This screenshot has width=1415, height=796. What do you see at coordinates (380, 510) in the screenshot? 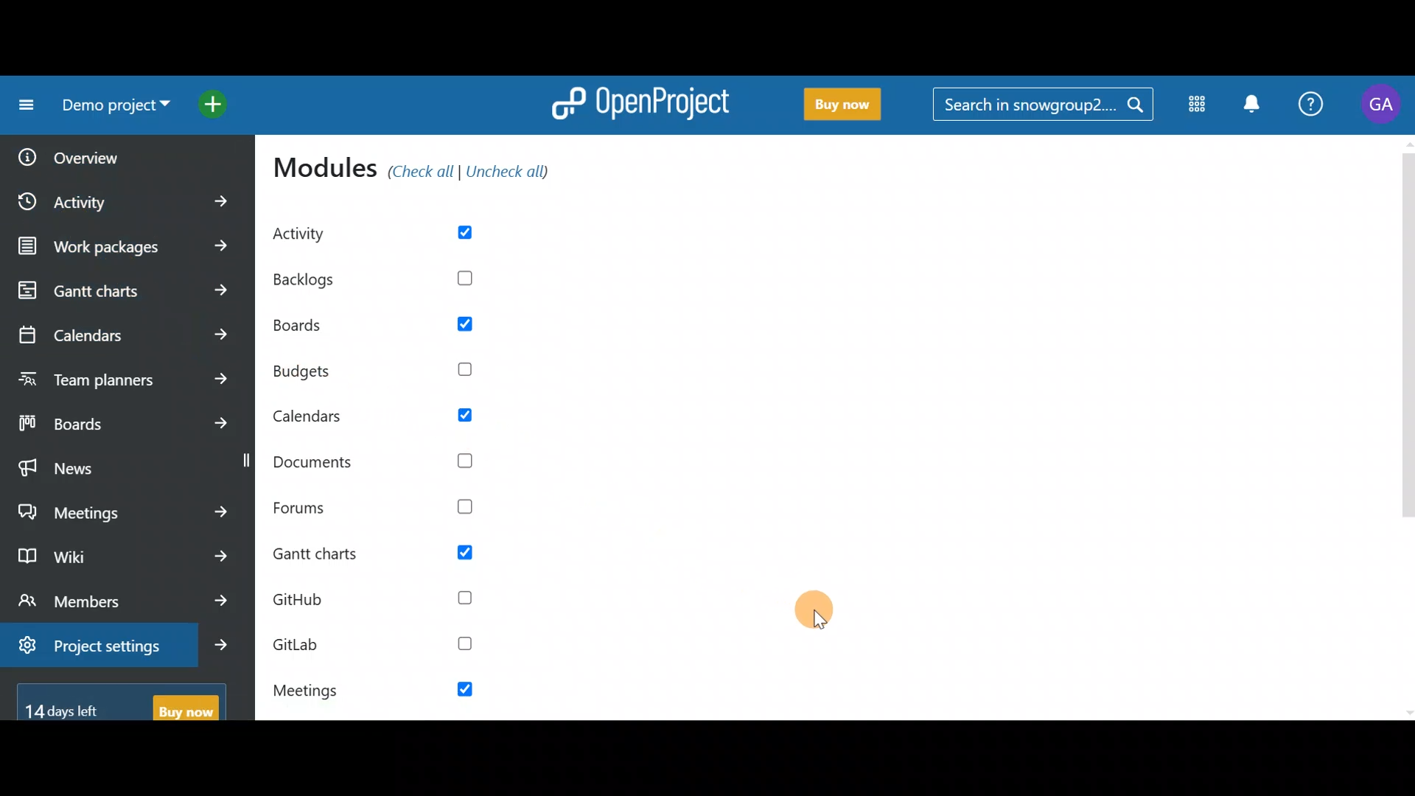
I see `Forums` at bounding box center [380, 510].